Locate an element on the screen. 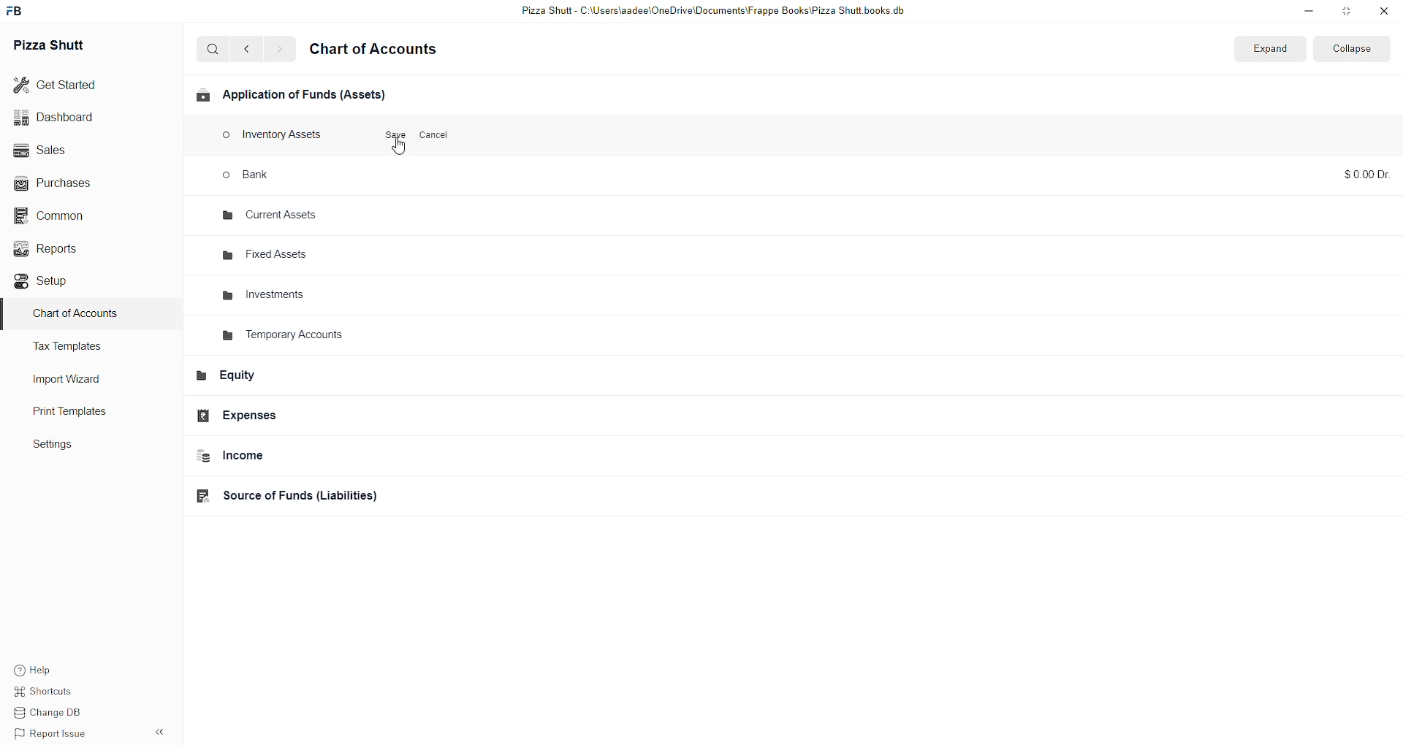 The height and width of the screenshot is (745, 1403). search is located at coordinates (213, 50).